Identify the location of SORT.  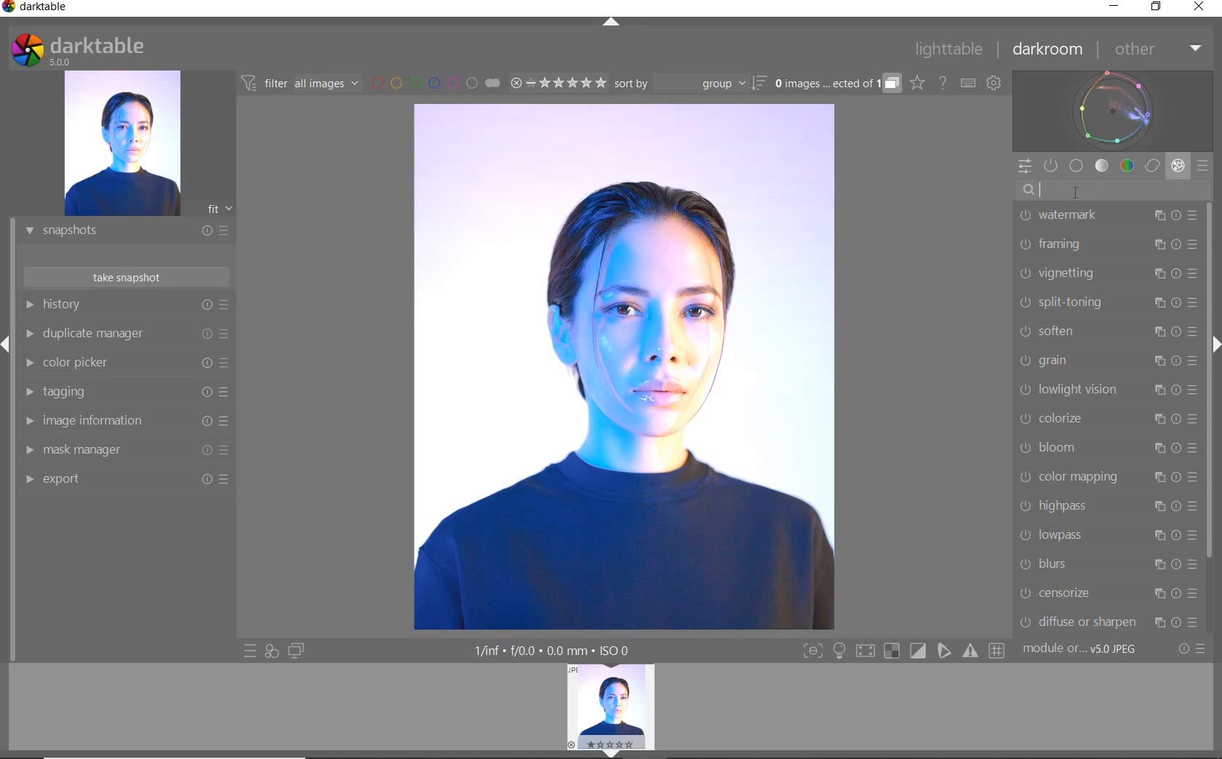
(689, 83).